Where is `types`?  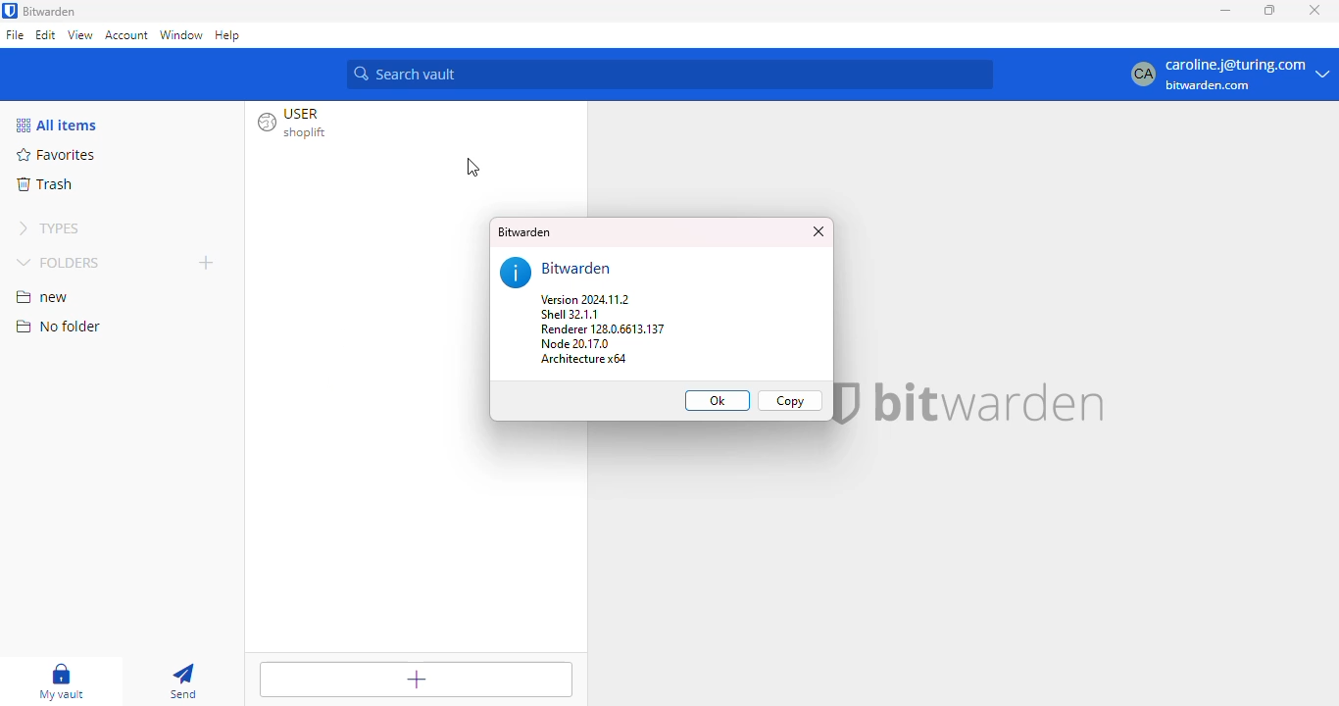
types is located at coordinates (48, 227).